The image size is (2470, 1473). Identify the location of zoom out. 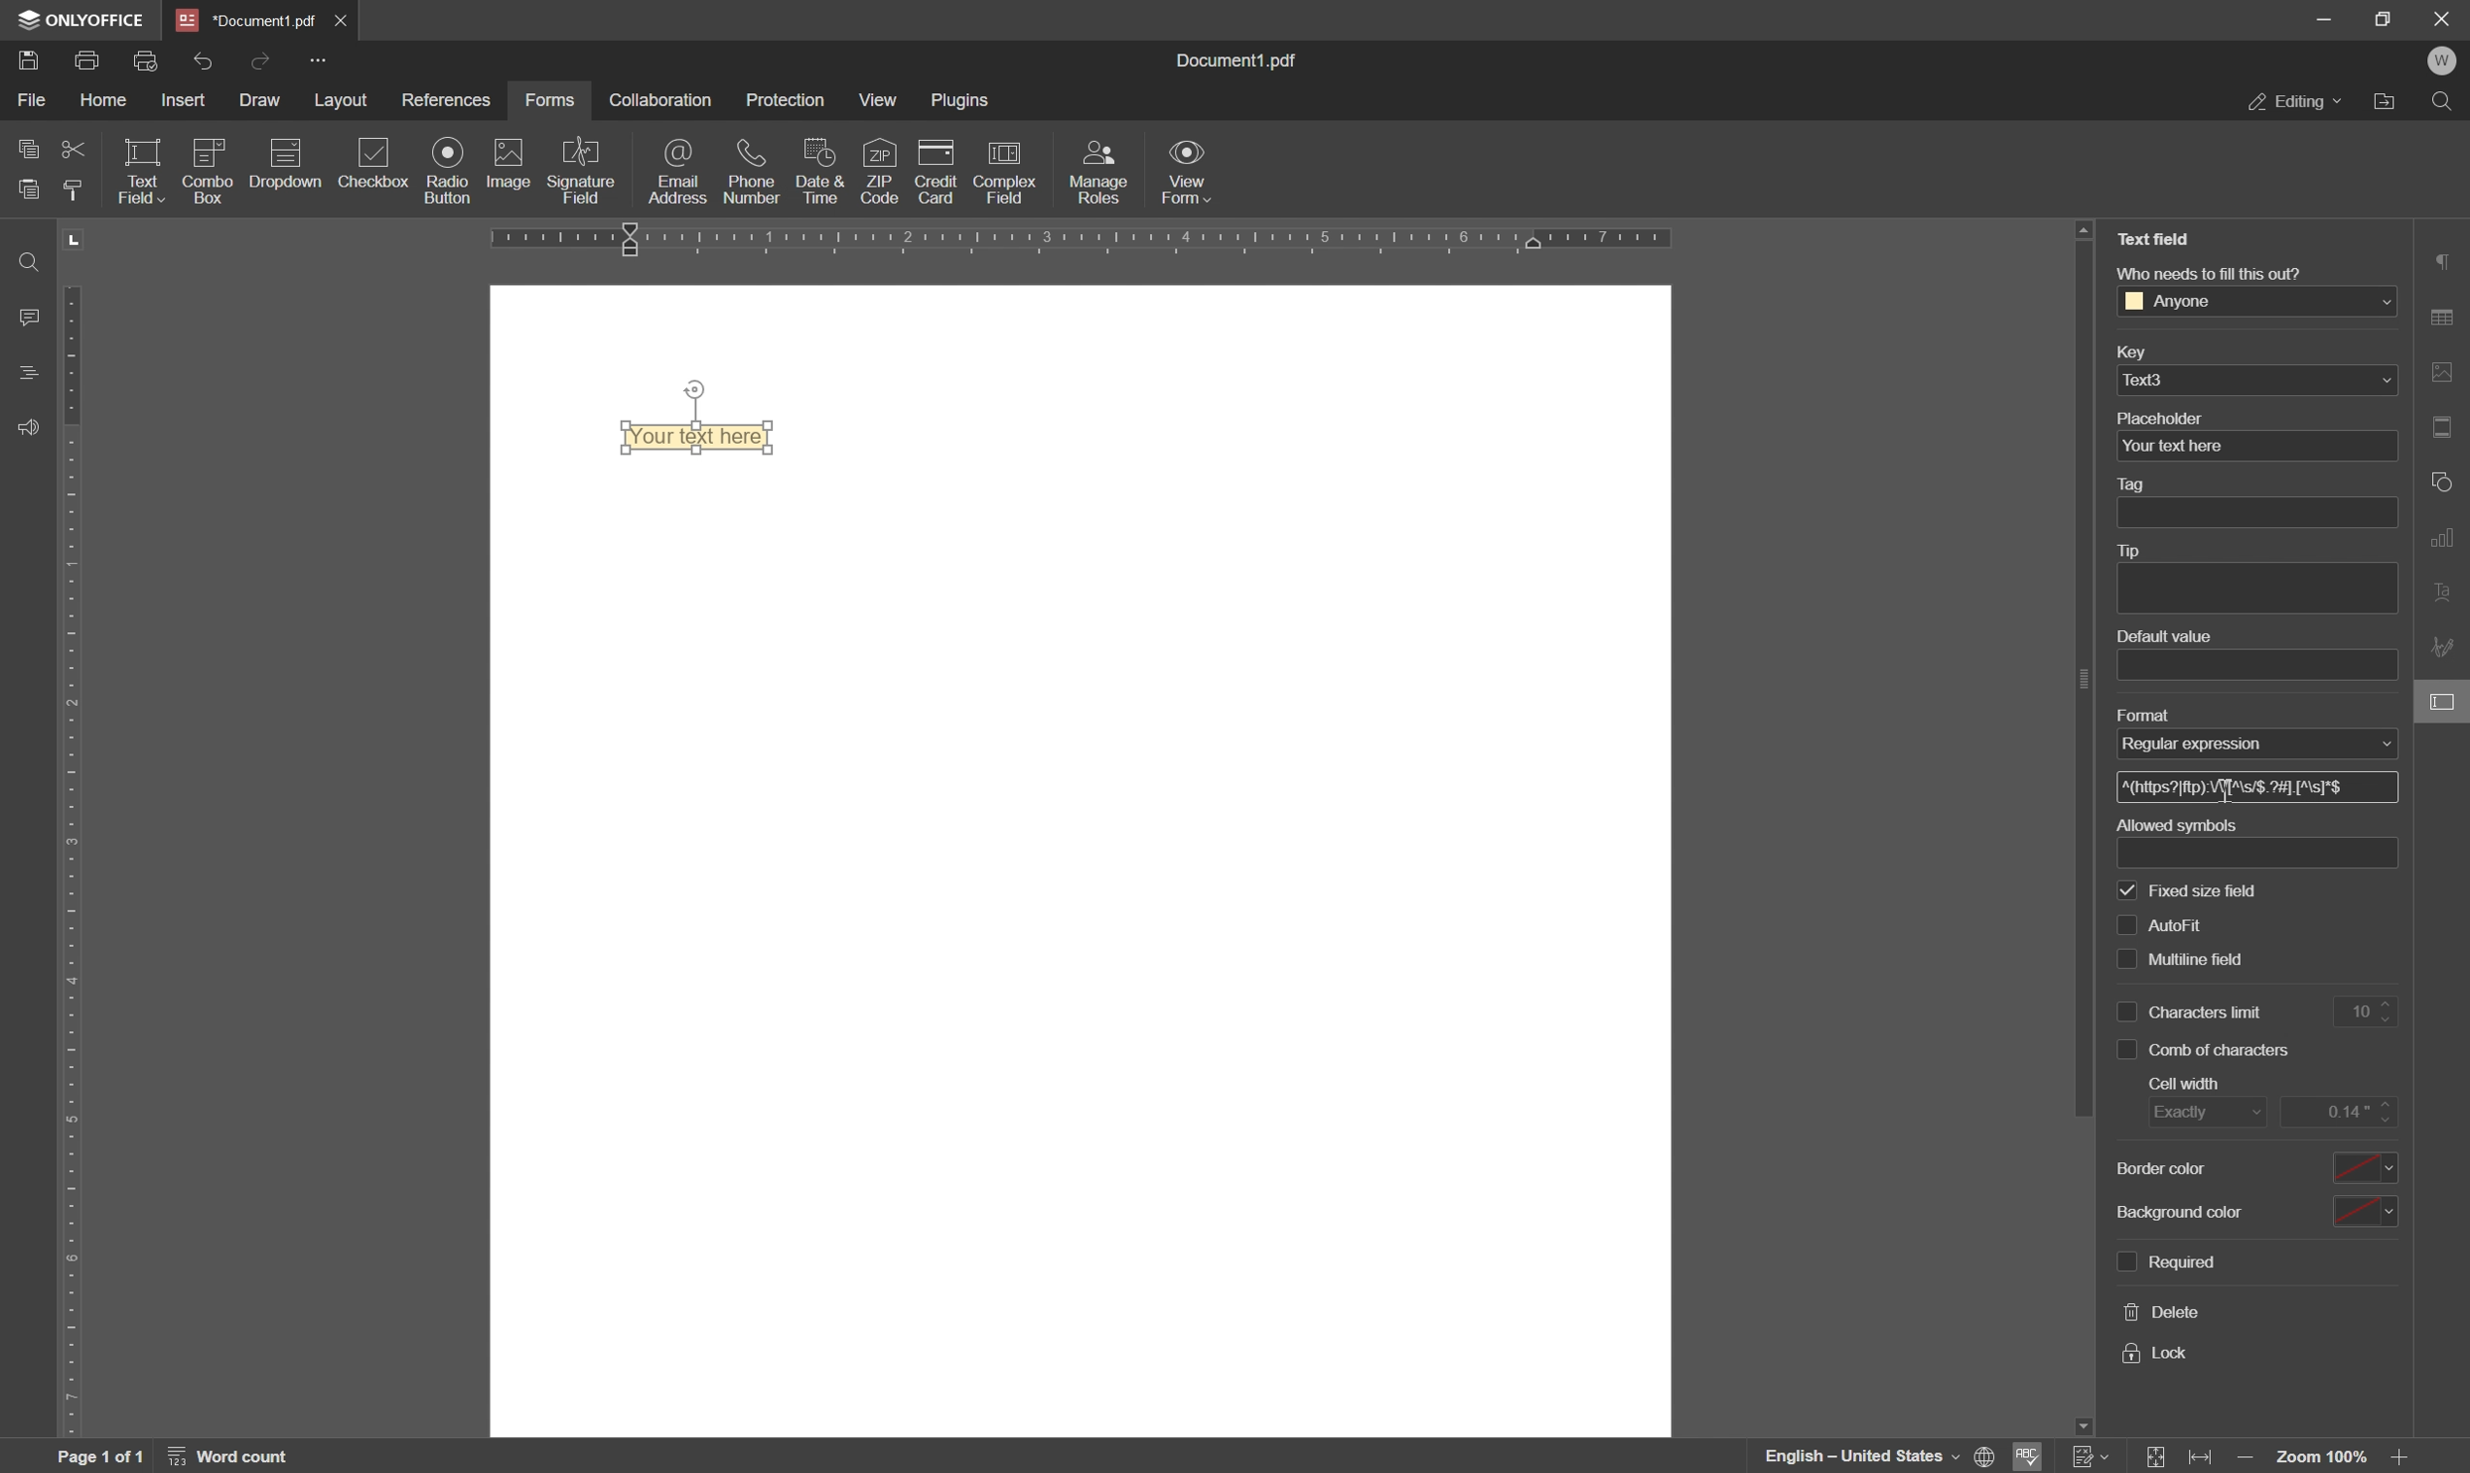
(2247, 1459).